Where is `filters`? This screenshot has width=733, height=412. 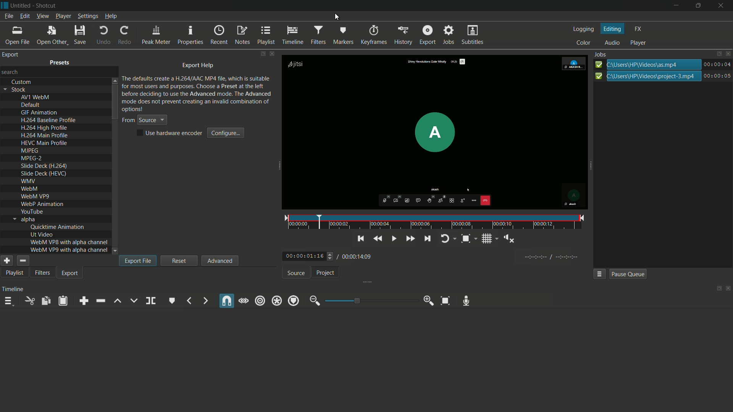
filters is located at coordinates (42, 272).